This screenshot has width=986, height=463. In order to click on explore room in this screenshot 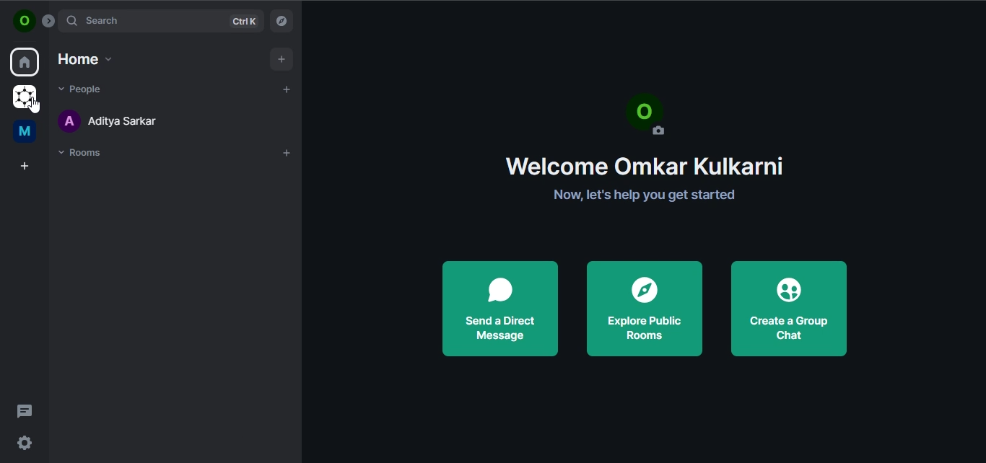, I will do `click(283, 21)`.